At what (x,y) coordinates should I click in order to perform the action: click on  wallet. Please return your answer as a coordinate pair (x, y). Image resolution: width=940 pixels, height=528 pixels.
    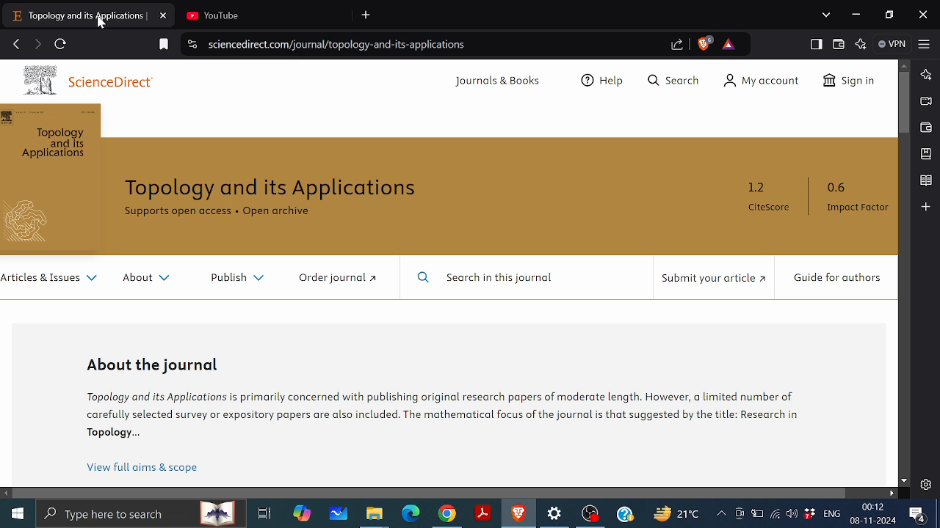
    Looking at the image, I should click on (839, 45).